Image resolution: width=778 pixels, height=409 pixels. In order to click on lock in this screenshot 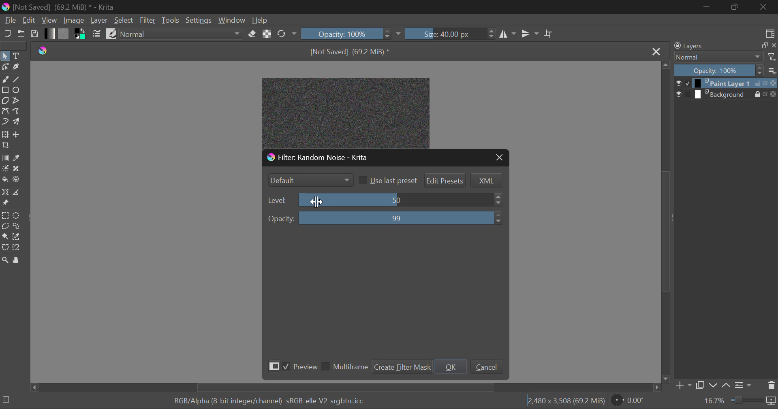, I will do `click(756, 83)`.